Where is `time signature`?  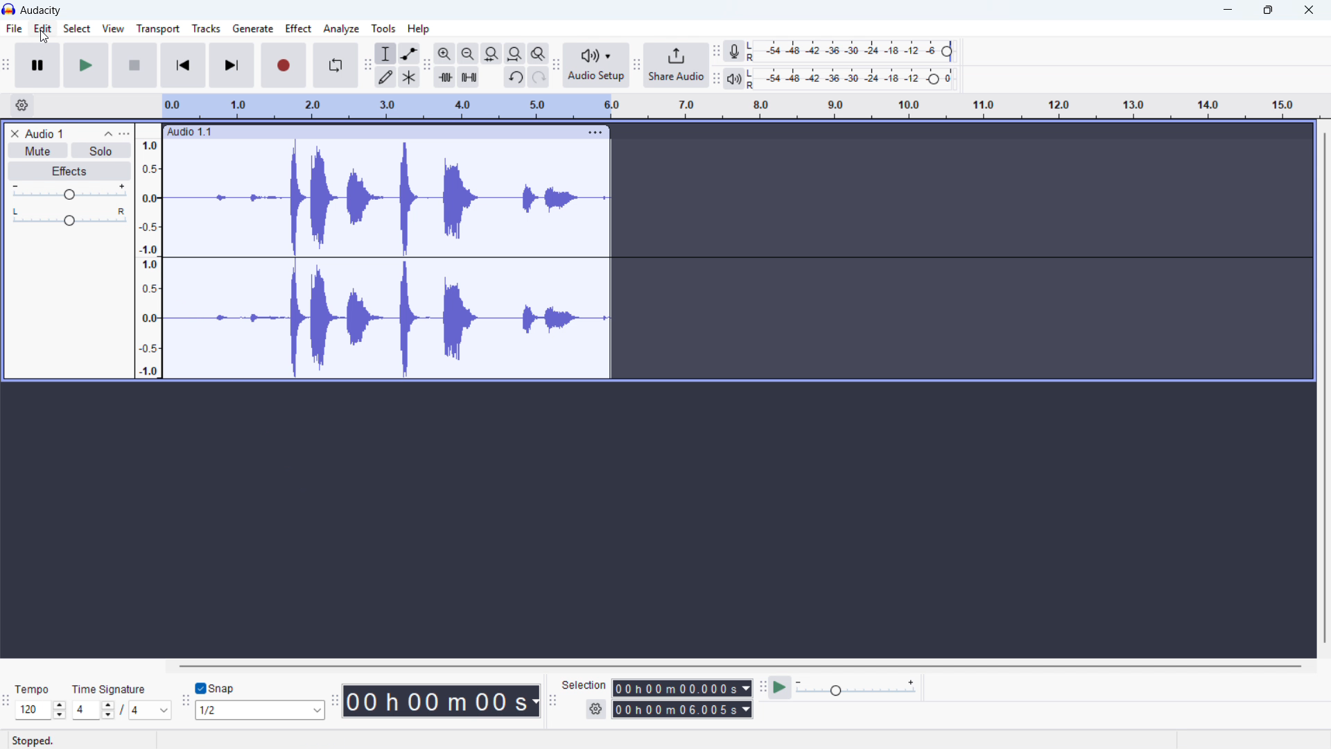 time signature is located at coordinates (108, 689).